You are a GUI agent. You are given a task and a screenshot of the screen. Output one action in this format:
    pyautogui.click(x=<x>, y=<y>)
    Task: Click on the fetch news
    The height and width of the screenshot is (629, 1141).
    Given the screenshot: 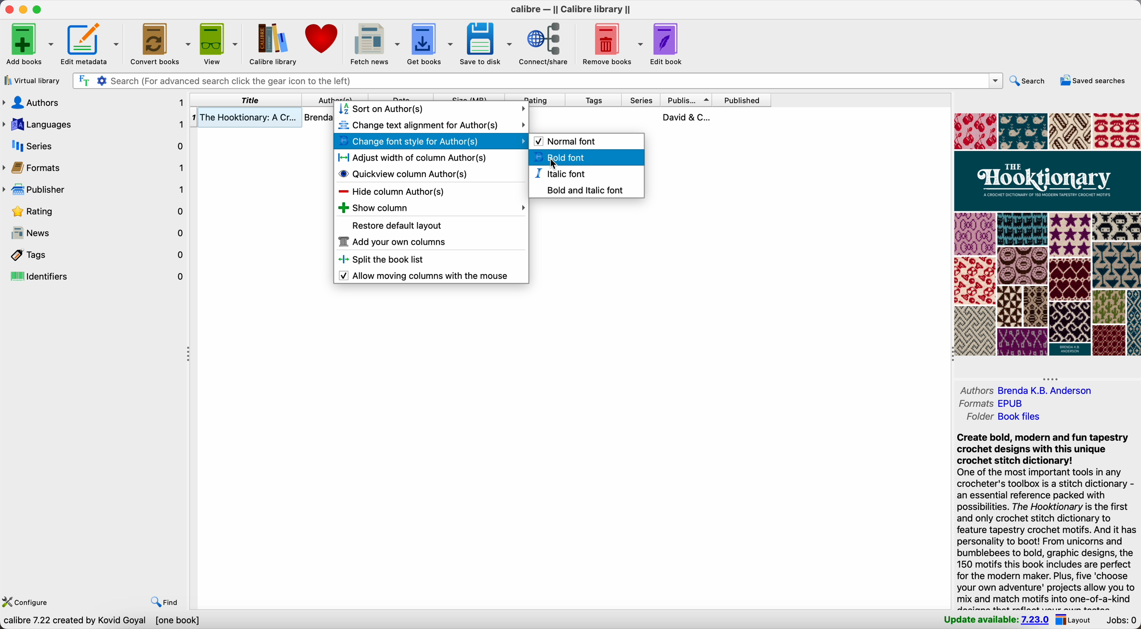 What is the action you would take?
    pyautogui.click(x=374, y=42)
    